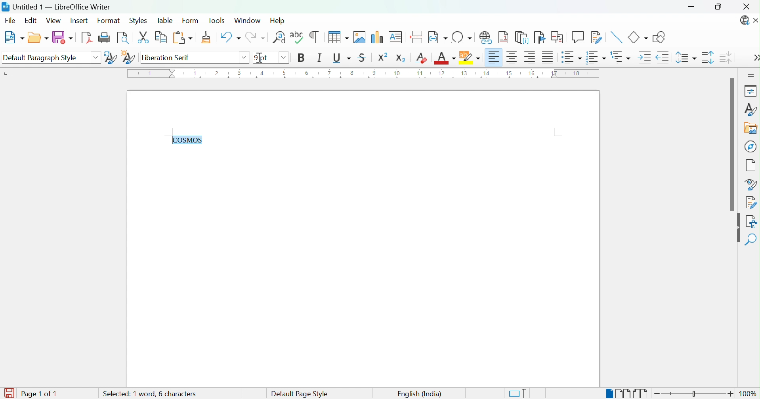  What do you see at coordinates (750, 109) in the screenshot?
I see `Styles` at bounding box center [750, 109].